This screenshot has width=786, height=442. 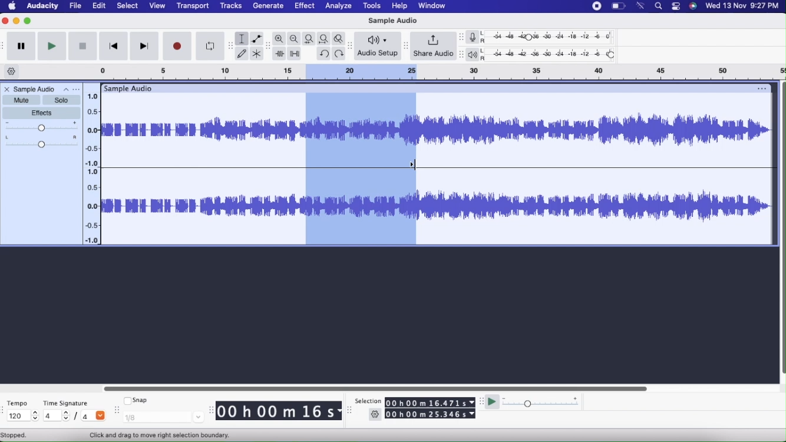 I want to click on Click and drag to define a looping region, so click(x=427, y=71).